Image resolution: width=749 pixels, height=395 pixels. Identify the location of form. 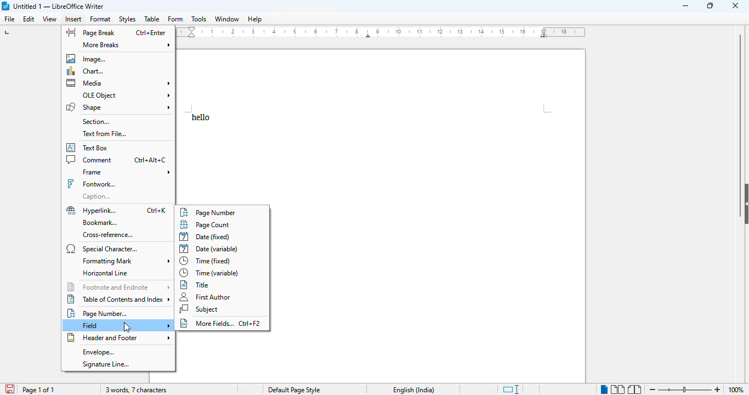
(175, 19).